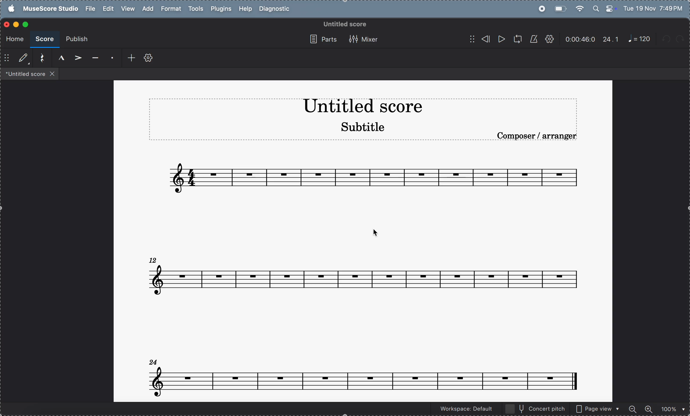  Describe the element at coordinates (604, 8) in the screenshot. I see `apple widgets` at that location.